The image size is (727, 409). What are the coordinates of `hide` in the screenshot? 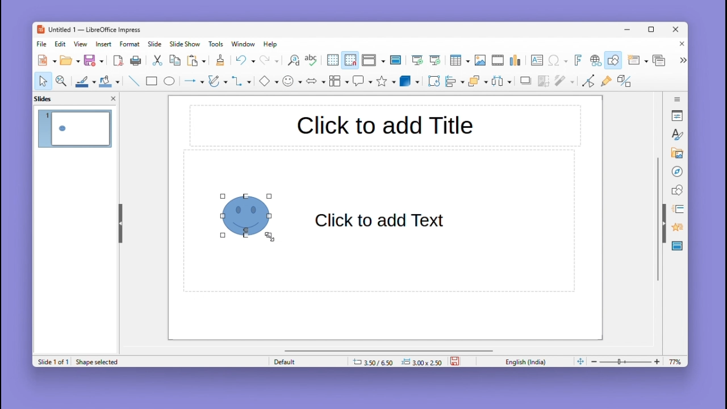 It's located at (119, 221).